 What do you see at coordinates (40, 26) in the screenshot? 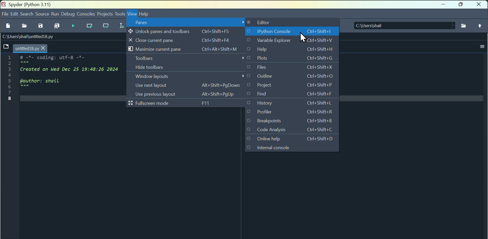
I see `save` at bounding box center [40, 26].